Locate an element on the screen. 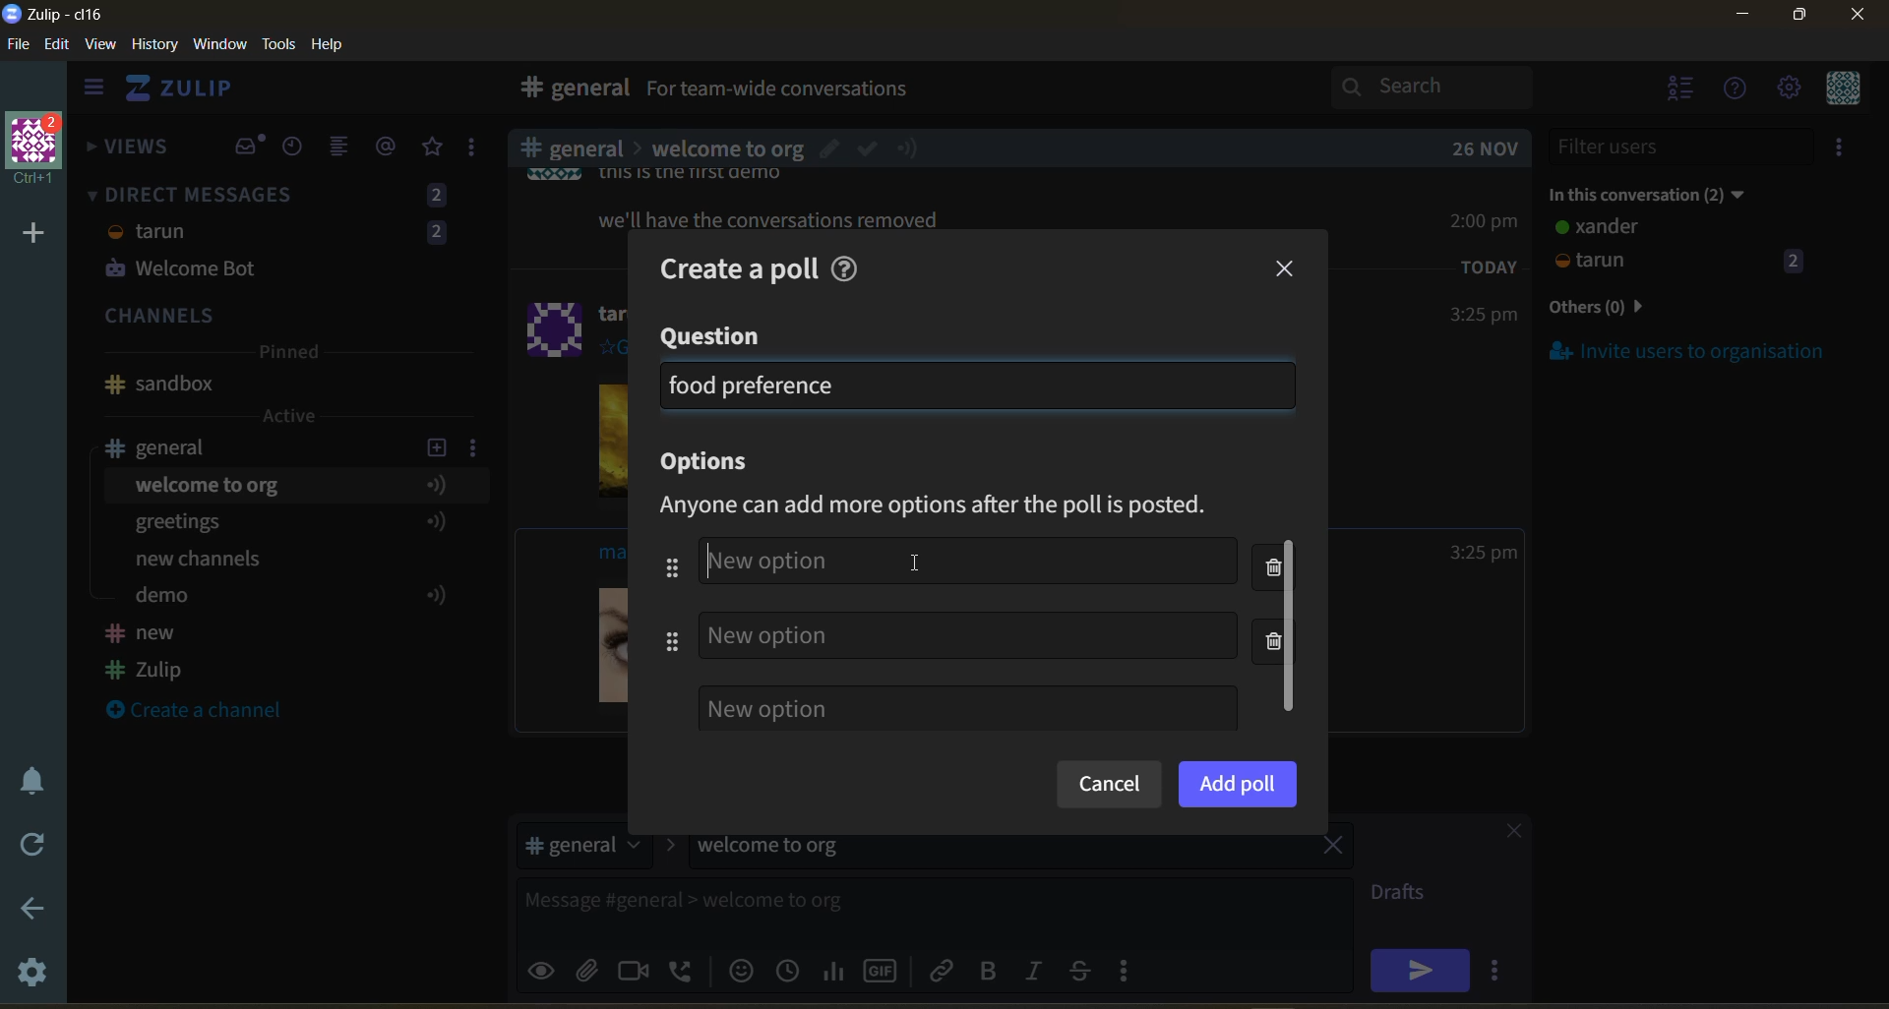 This screenshot has width=1889, height=1009. Channel name is located at coordinates (159, 385).